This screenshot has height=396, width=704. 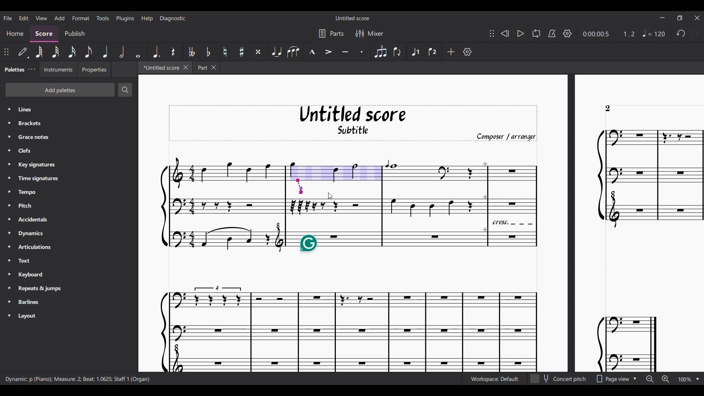 What do you see at coordinates (160, 67) in the screenshot?
I see `Current tab` at bounding box center [160, 67].